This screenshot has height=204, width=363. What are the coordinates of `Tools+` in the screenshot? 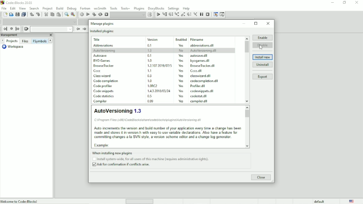 It's located at (125, 8).